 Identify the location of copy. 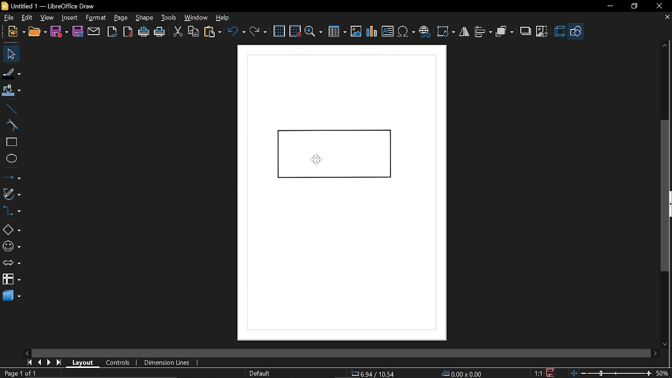
(194, 31).